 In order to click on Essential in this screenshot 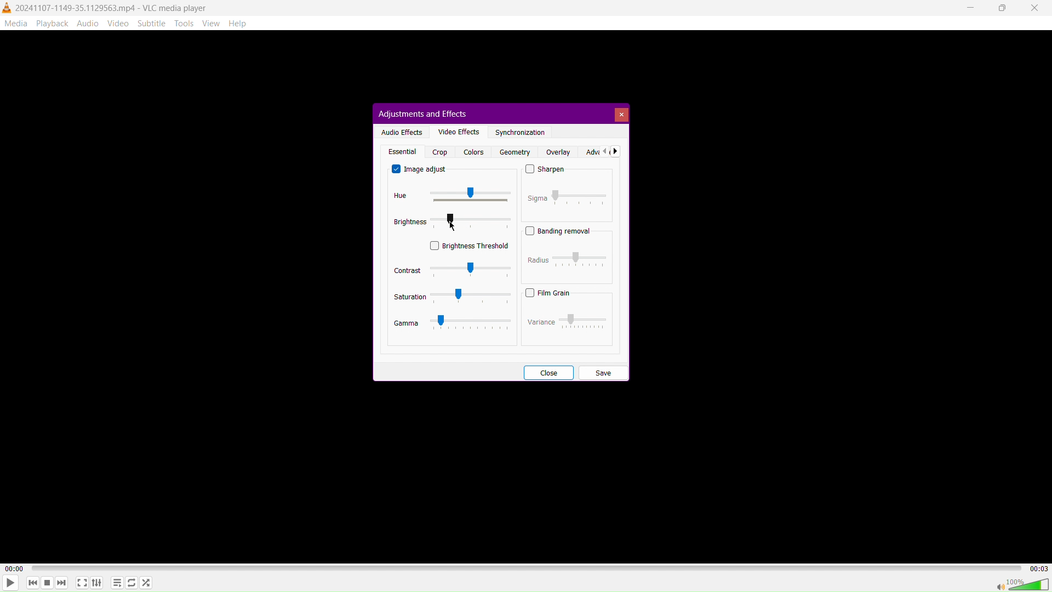, I will do `click(401, 151)`.